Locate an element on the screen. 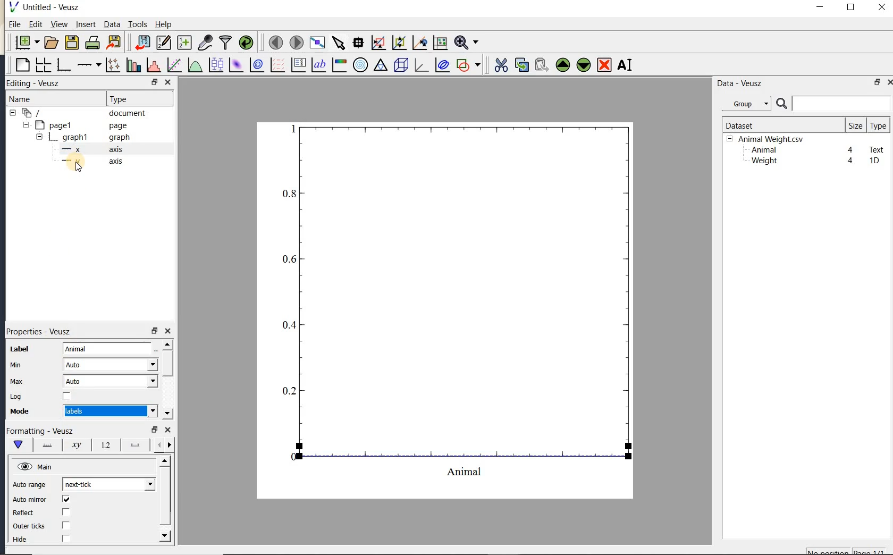  export to graphics format is located at coordinates (114, 41).